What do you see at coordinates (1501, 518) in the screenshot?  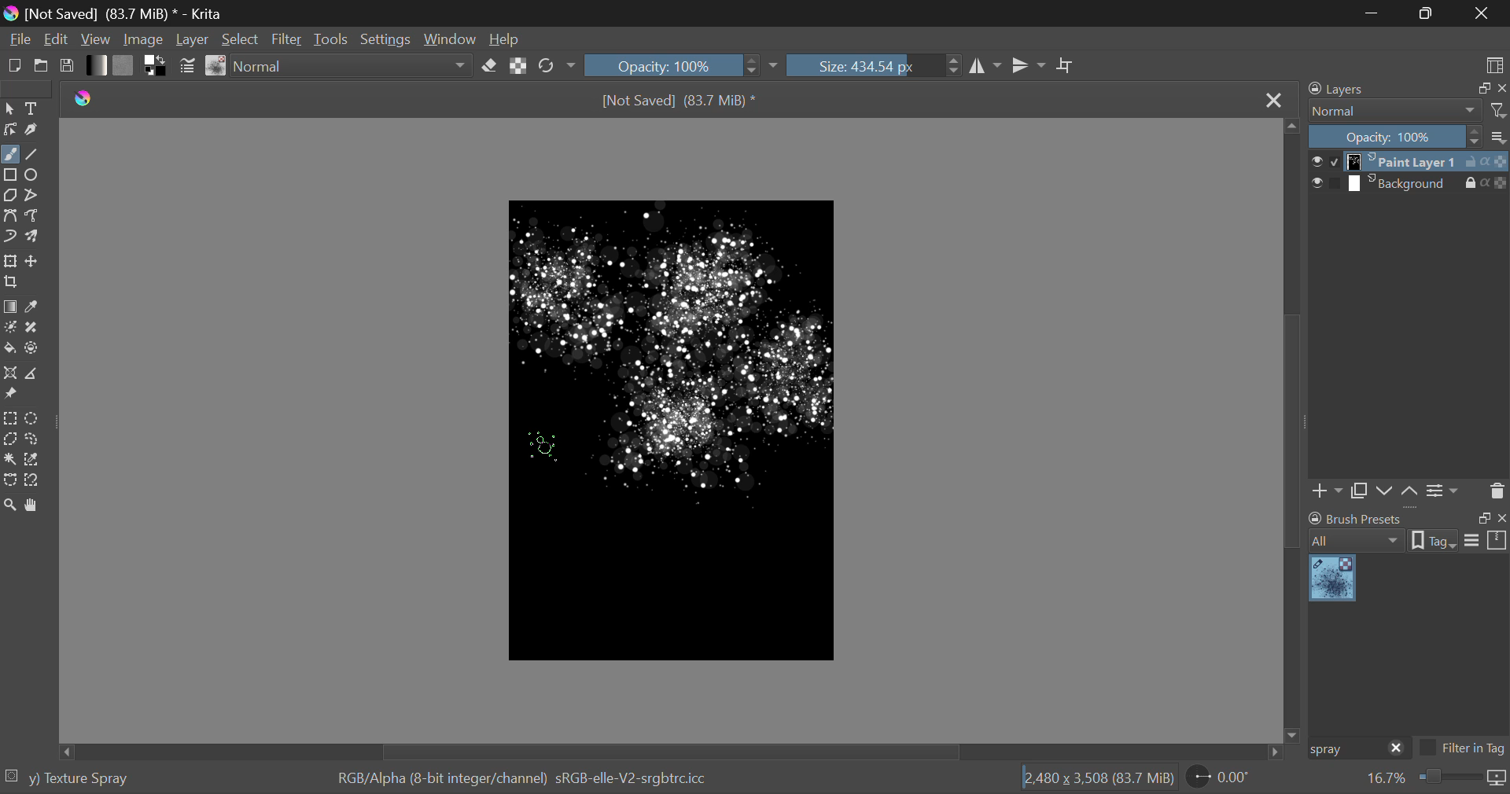 I see `close` at bounding box center [1501, 518].